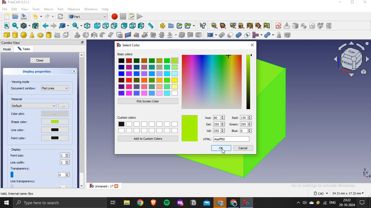 The height and width of the screenshot is (208, 371). What do you see at coordinates (40, 60) in the screenshot?
I see `close` at bounding box center [40, 60].